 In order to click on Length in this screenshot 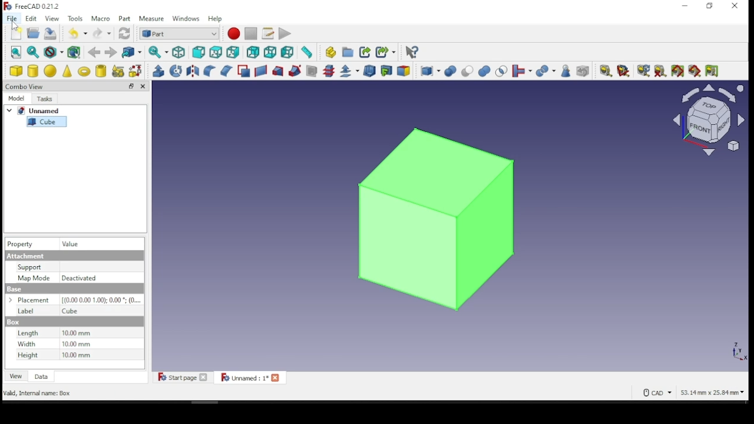, I will do `click(28, 333)`.